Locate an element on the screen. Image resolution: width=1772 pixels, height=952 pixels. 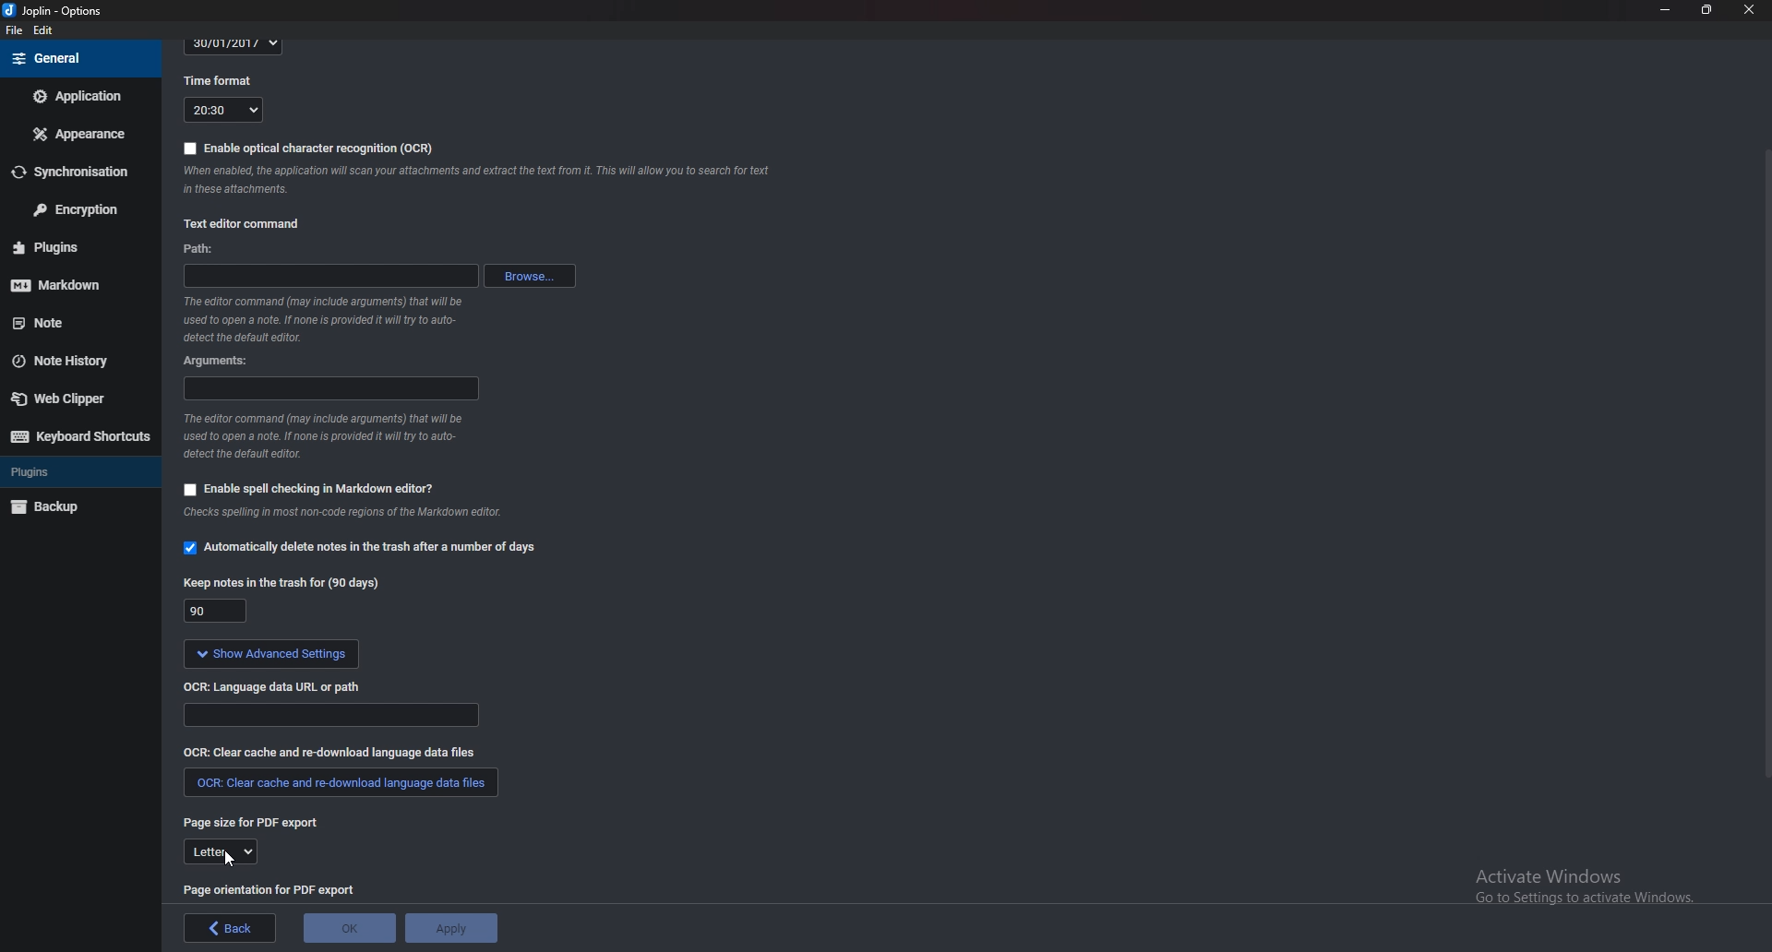
Text editor command is located at coordinates (255, 220).